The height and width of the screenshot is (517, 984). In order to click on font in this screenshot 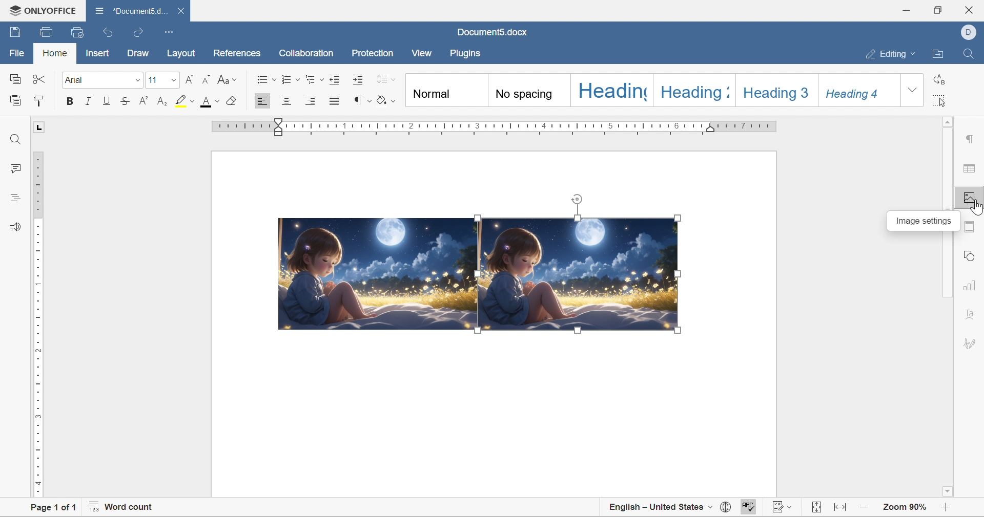, I will do `click(77, 79)`.